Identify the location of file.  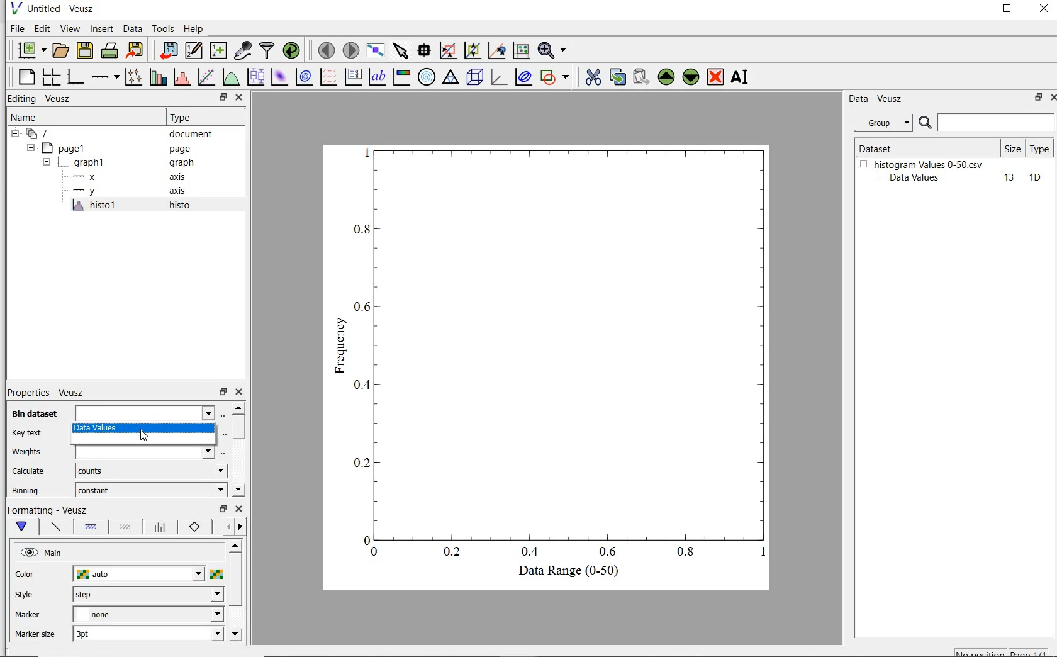
(16, 28).